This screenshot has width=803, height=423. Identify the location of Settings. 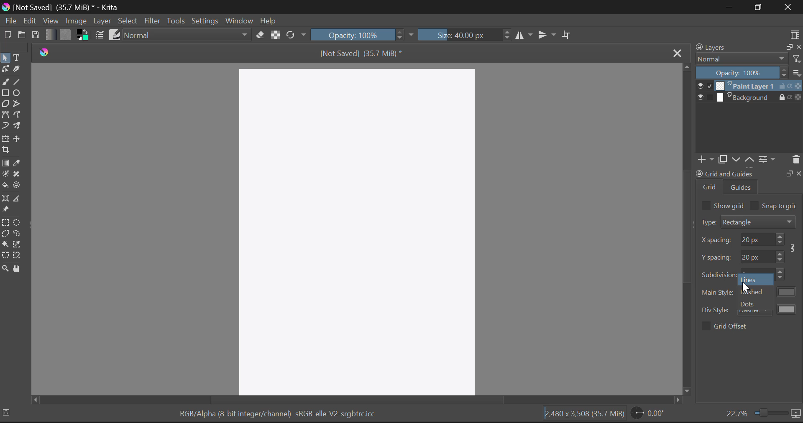
(205, 21).